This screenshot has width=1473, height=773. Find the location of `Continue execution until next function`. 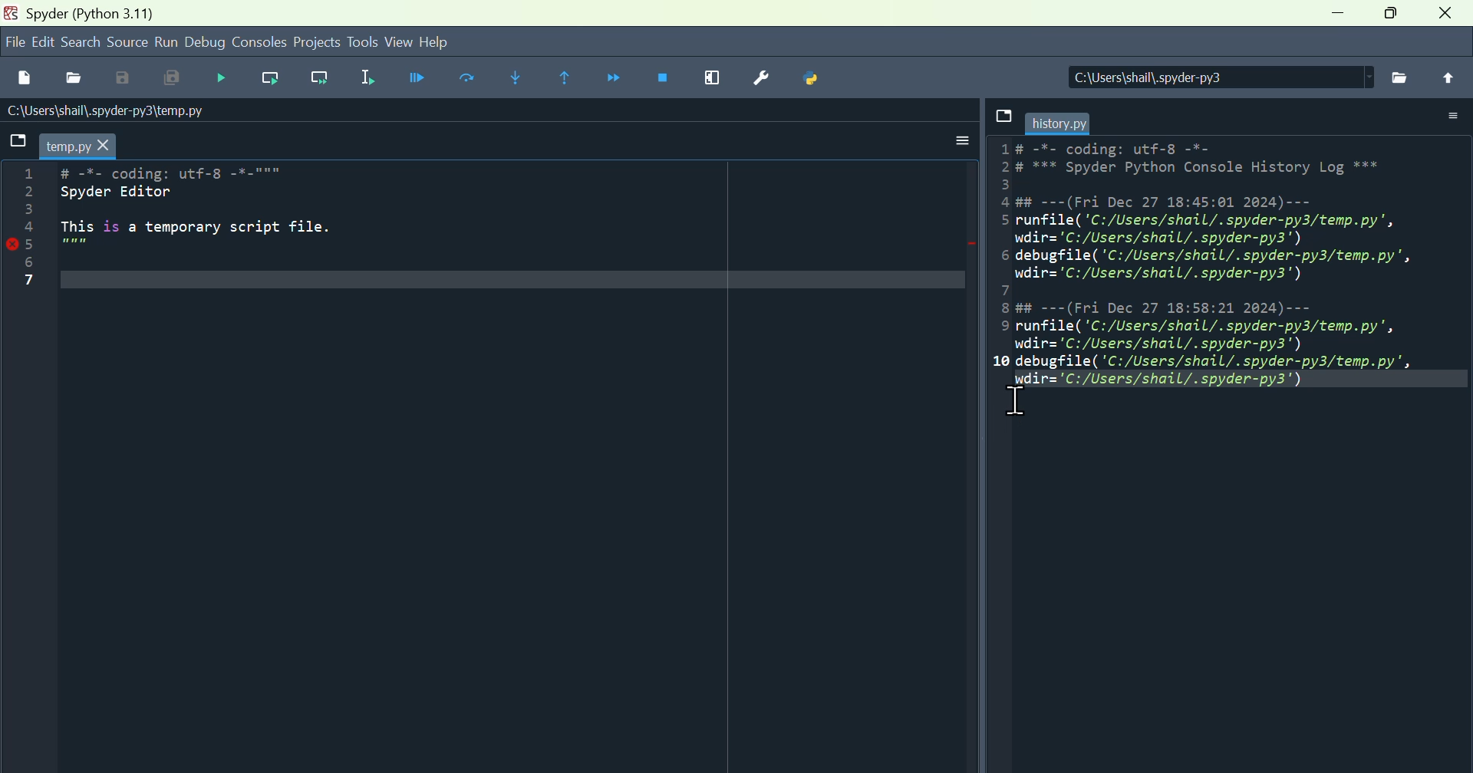

Continue execution until next function is located at coordinates (621, 79).